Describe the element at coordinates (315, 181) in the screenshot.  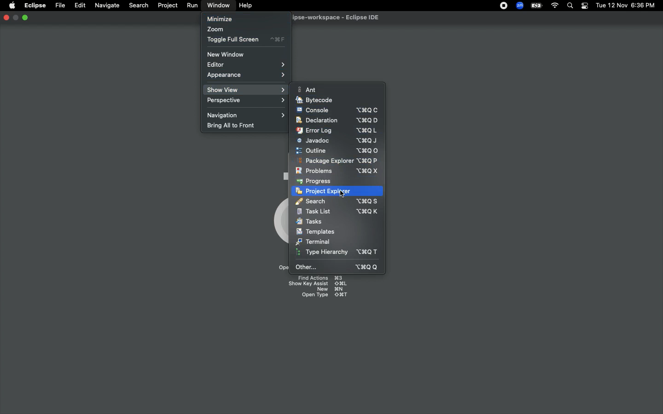
I see `Progress` at that location.